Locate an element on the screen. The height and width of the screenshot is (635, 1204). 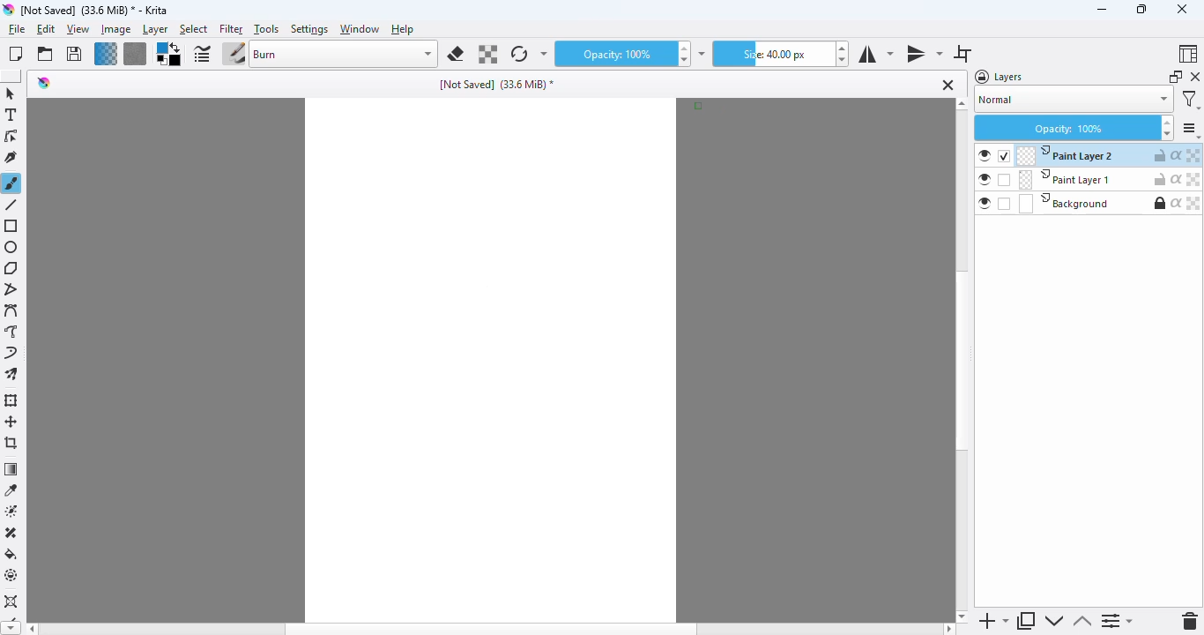
size is located at coordinates (772, 54).